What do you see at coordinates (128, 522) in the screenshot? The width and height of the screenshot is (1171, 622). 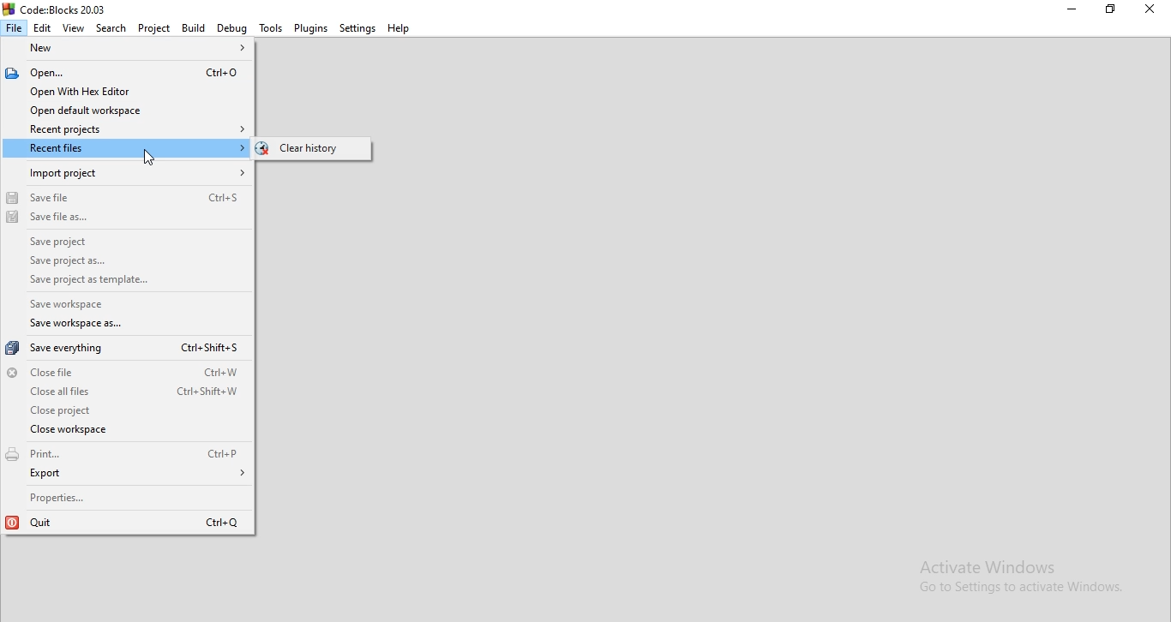 I see `Quit` at bounding box center [128, 522].